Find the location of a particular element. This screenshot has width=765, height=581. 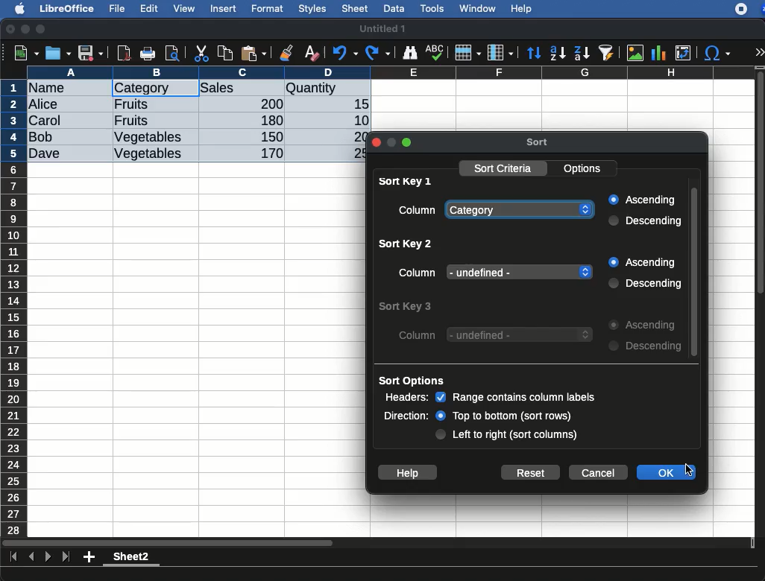

clone formatting is located at coordinates (286, 54).